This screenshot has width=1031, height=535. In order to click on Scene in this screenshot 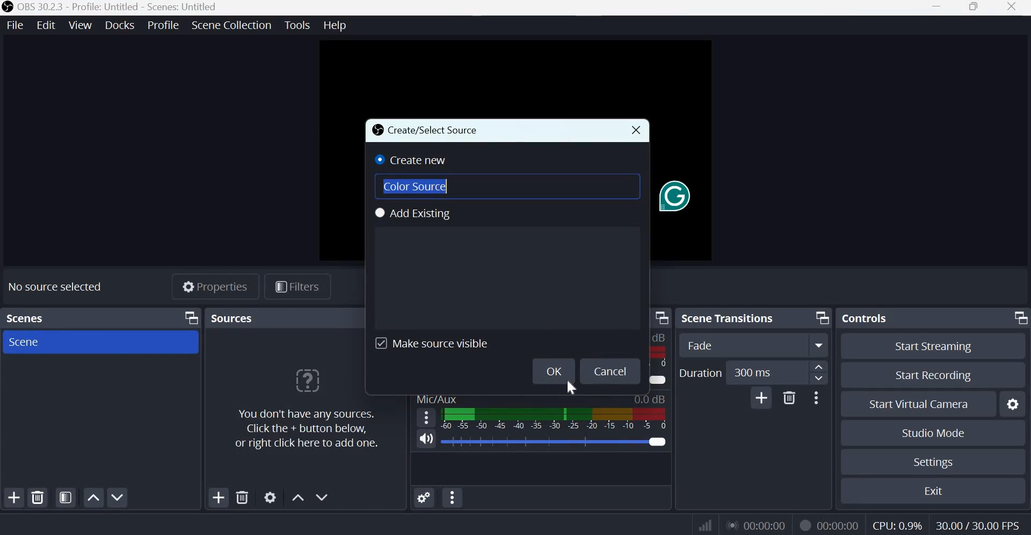, I will do `click(24, 342)`.